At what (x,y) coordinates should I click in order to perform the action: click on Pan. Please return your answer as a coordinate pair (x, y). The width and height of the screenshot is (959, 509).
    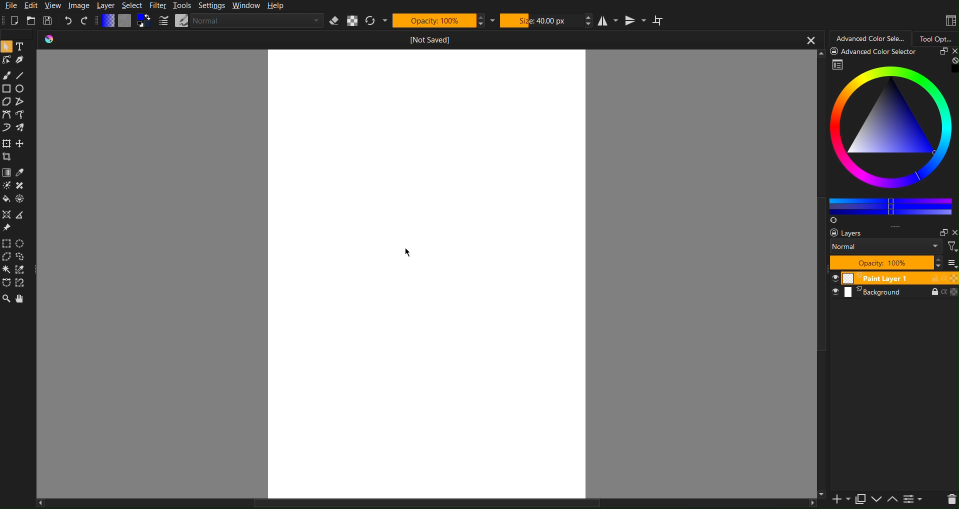
    Looking at the image, I should click on (22, 299).